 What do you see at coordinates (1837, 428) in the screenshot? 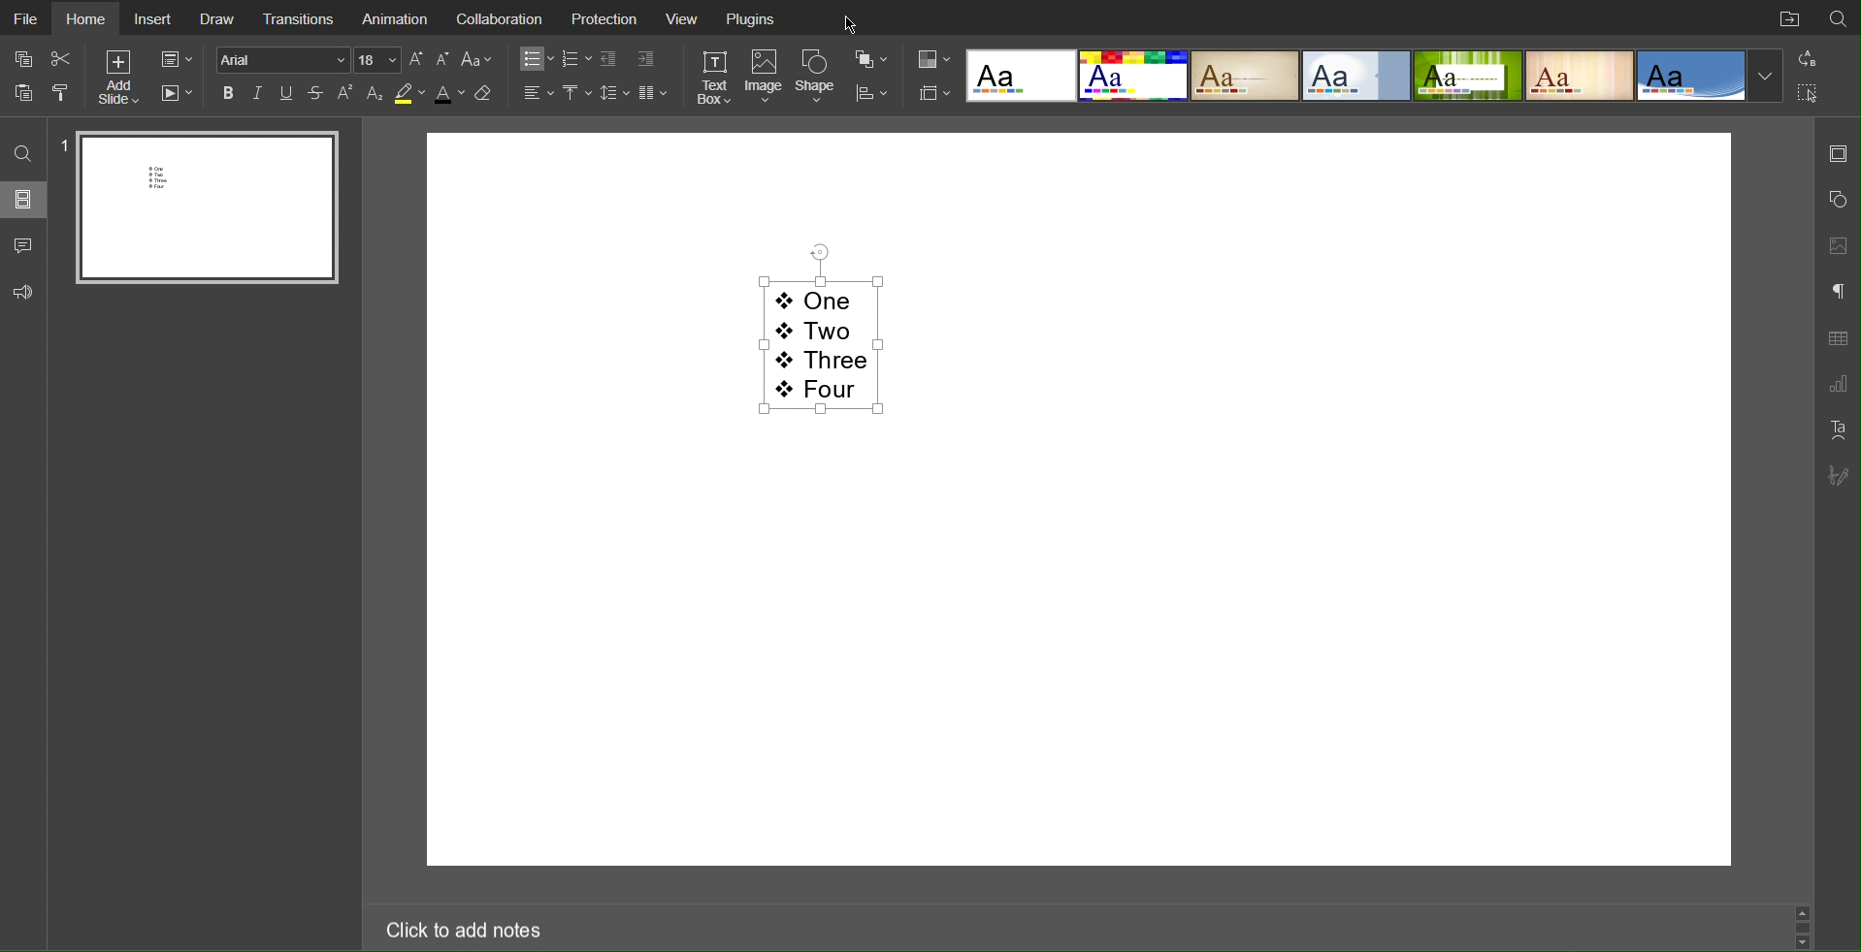
I see `Text Art` at bounding box center [1837, 428].